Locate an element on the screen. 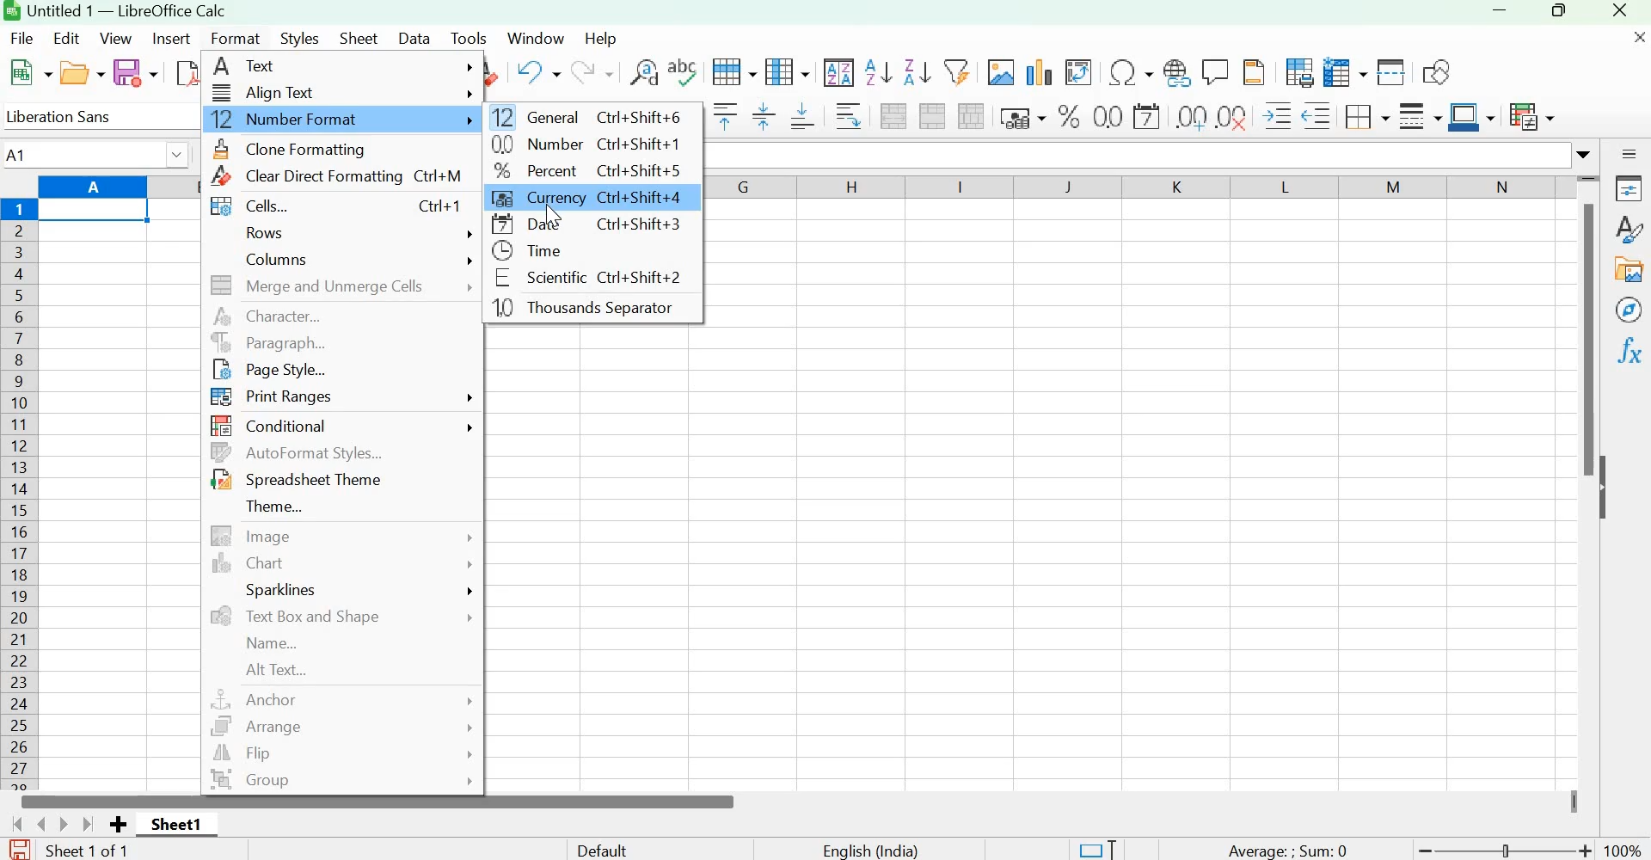 Image resolution: width=1651 pixels, height=860 pixels. Maximize is located at coordinates (1557, 14).